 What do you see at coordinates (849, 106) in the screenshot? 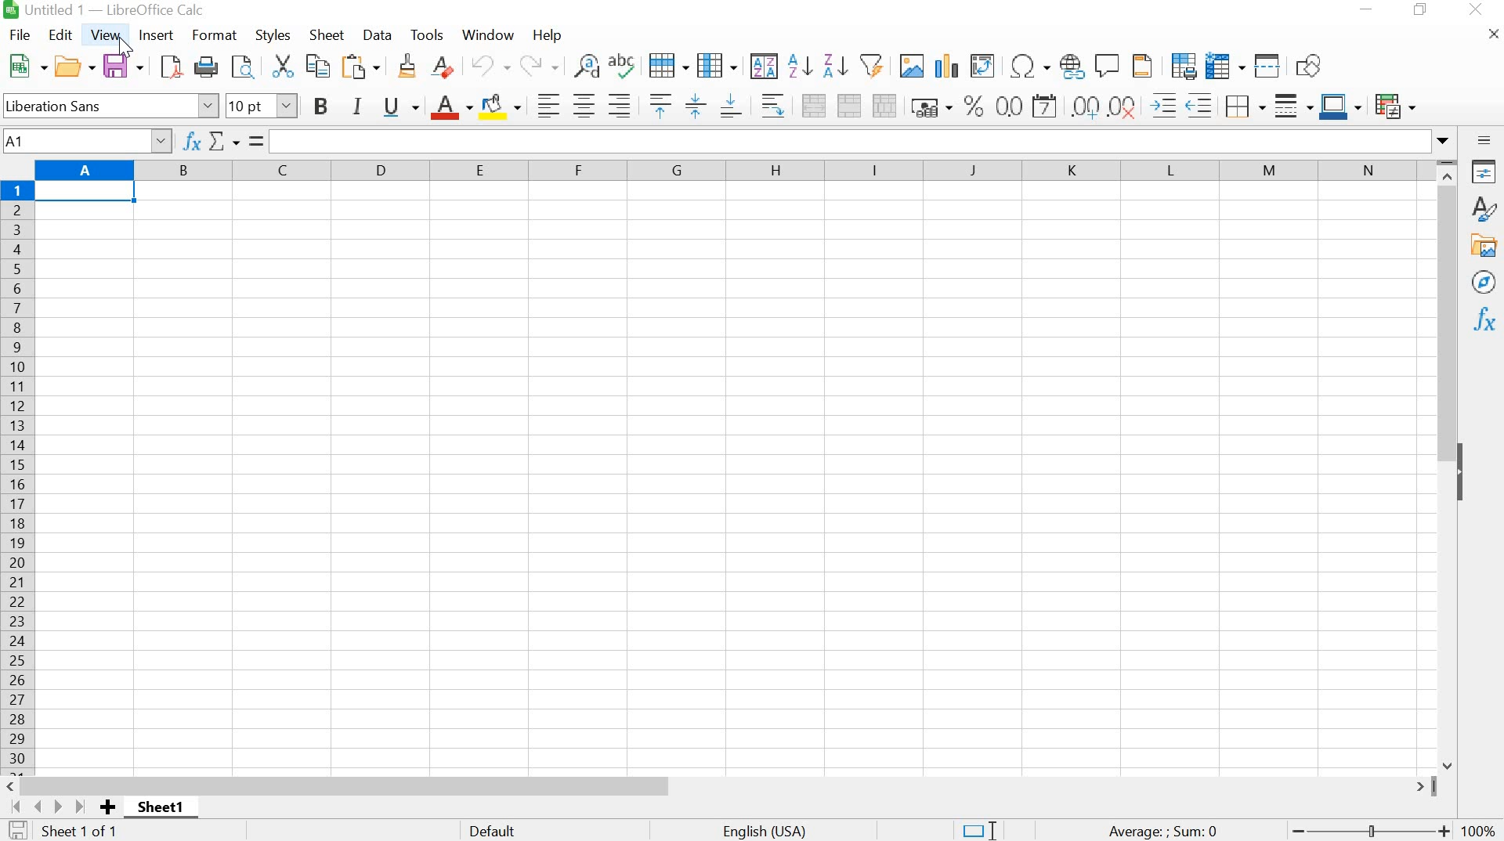
I see `MERGE OR UNMERGE CELLS` at bounding box center [849, 106].